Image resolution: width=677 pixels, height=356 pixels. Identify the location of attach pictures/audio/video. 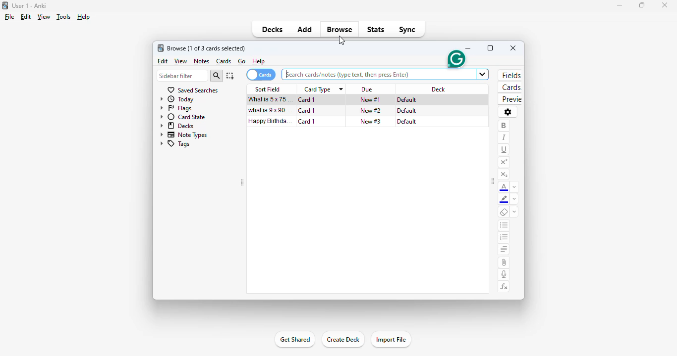
(504, 263).